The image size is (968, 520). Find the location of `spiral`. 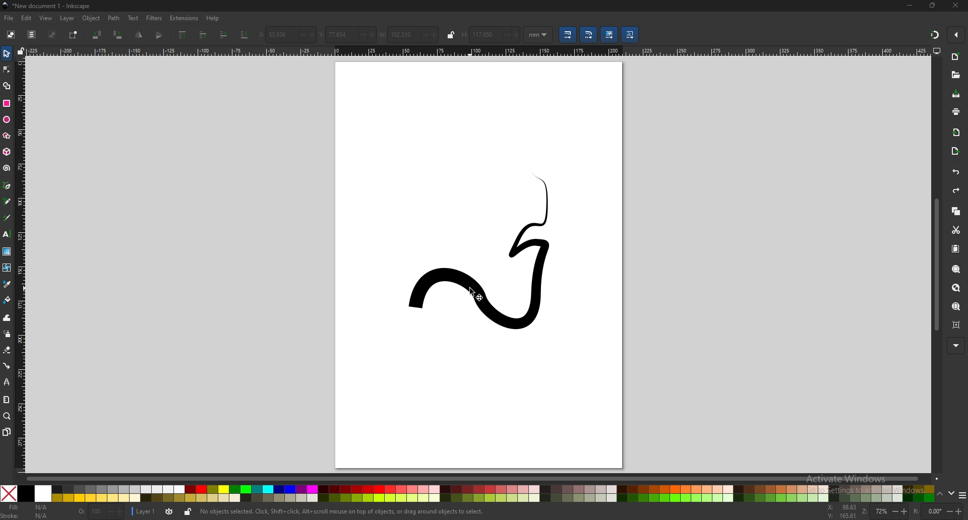

spiral is located at coordinates (7, 168).